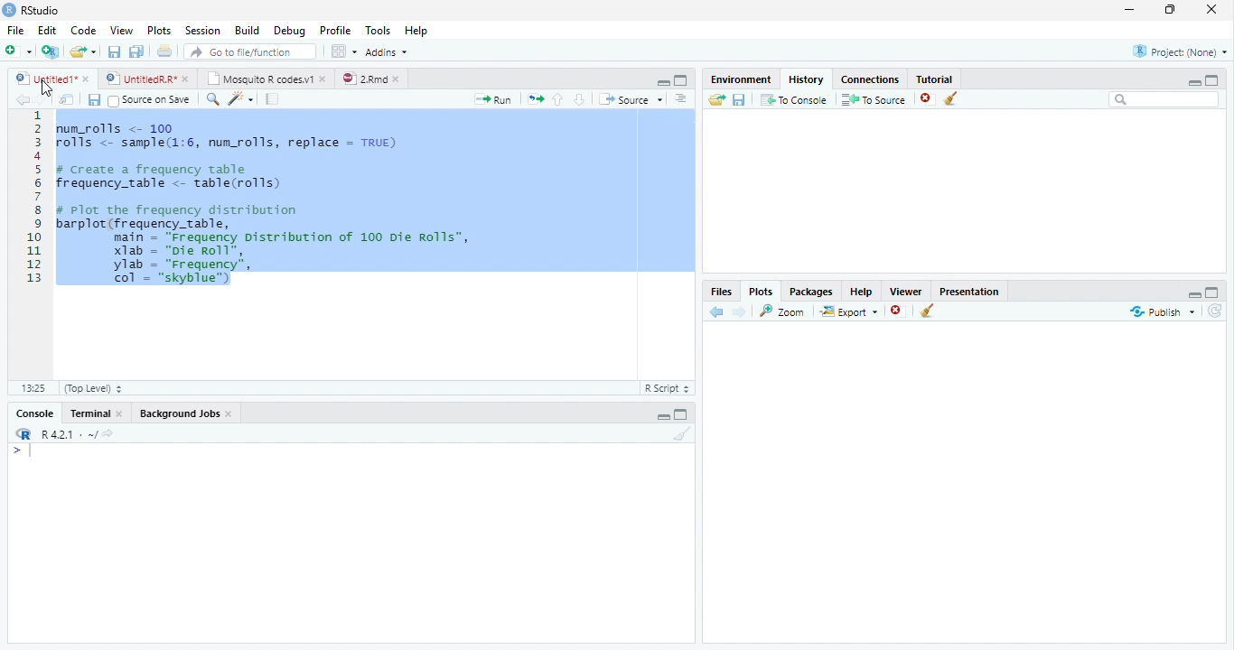 The image size is (1234, 650). Describe the element at coordinates (934, 78) in the screenshot. I see `Tutorial` at that location.